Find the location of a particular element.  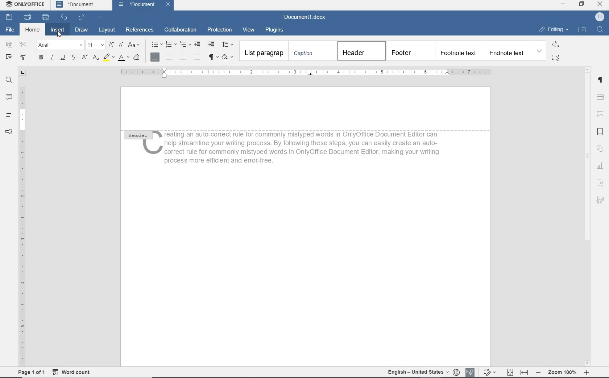

CHANGE CASE is located at coordinates (134, 45).